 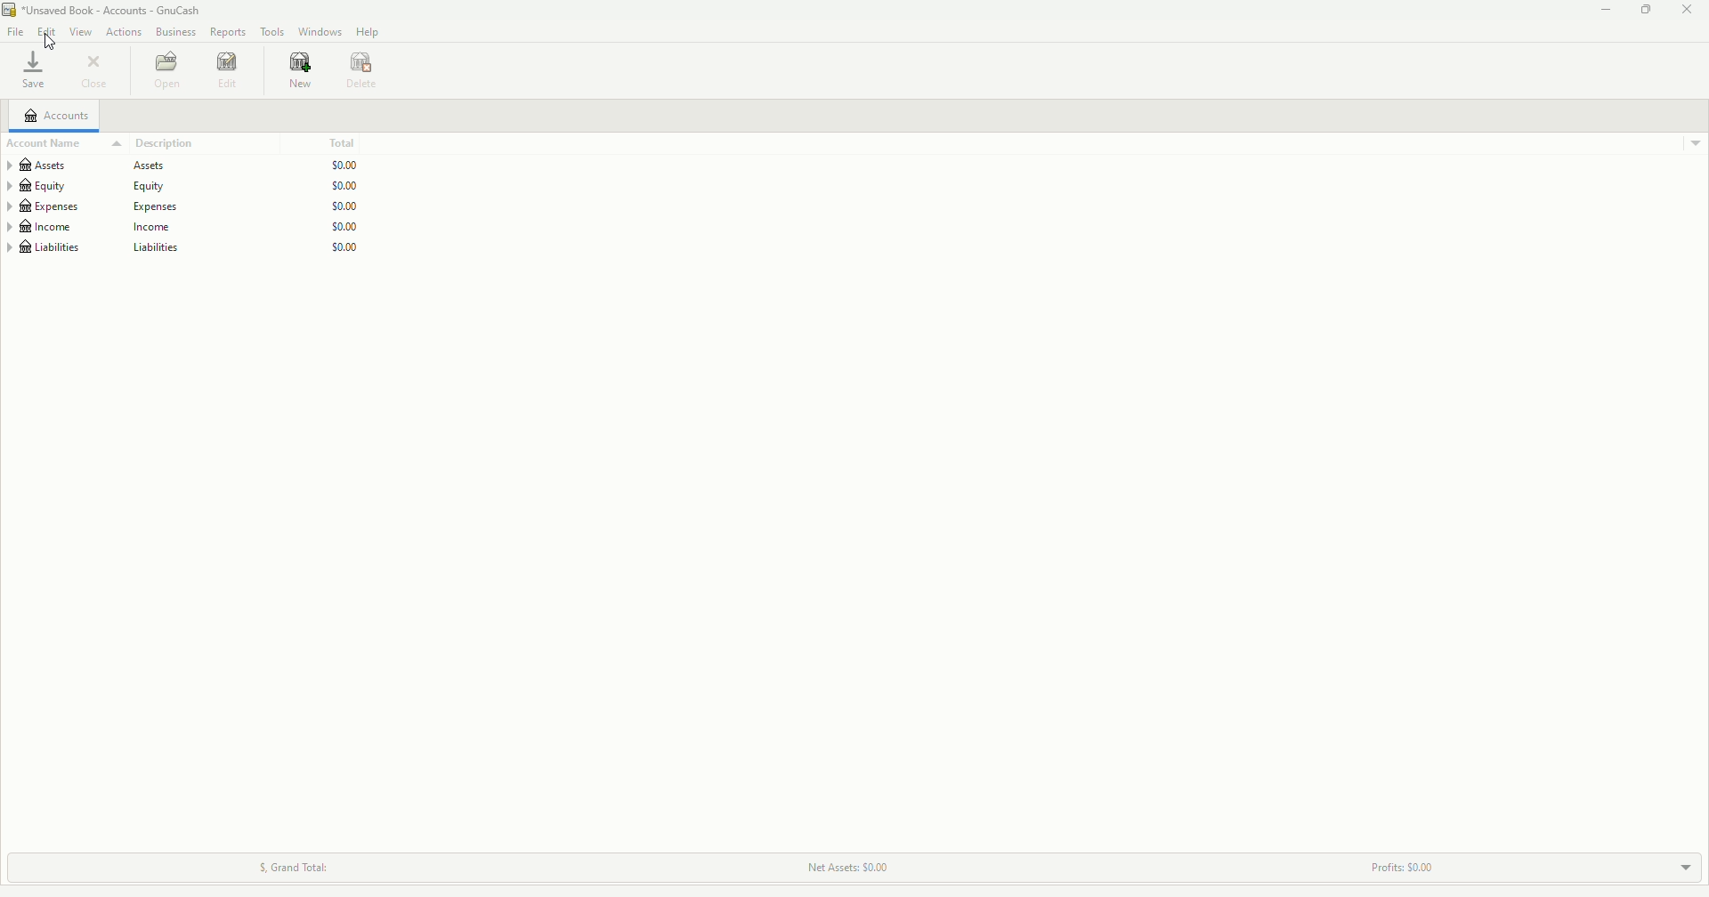 I want to click on Close, so click(x=1686, y=9).